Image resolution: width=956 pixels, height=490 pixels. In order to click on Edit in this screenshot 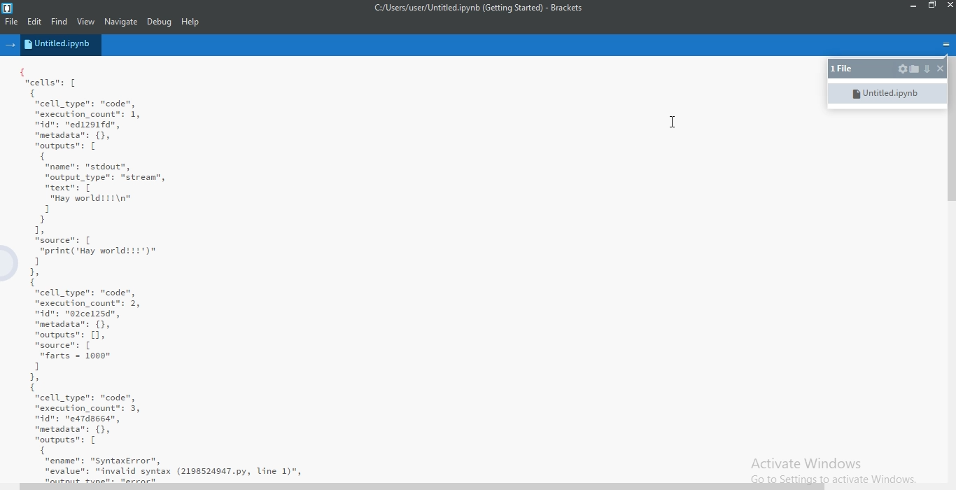, I will do `click(37, 22)`.